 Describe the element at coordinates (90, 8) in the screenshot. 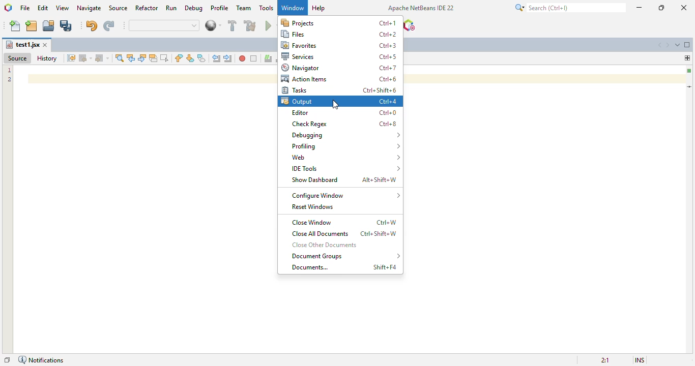

I see `navigate` at that location.